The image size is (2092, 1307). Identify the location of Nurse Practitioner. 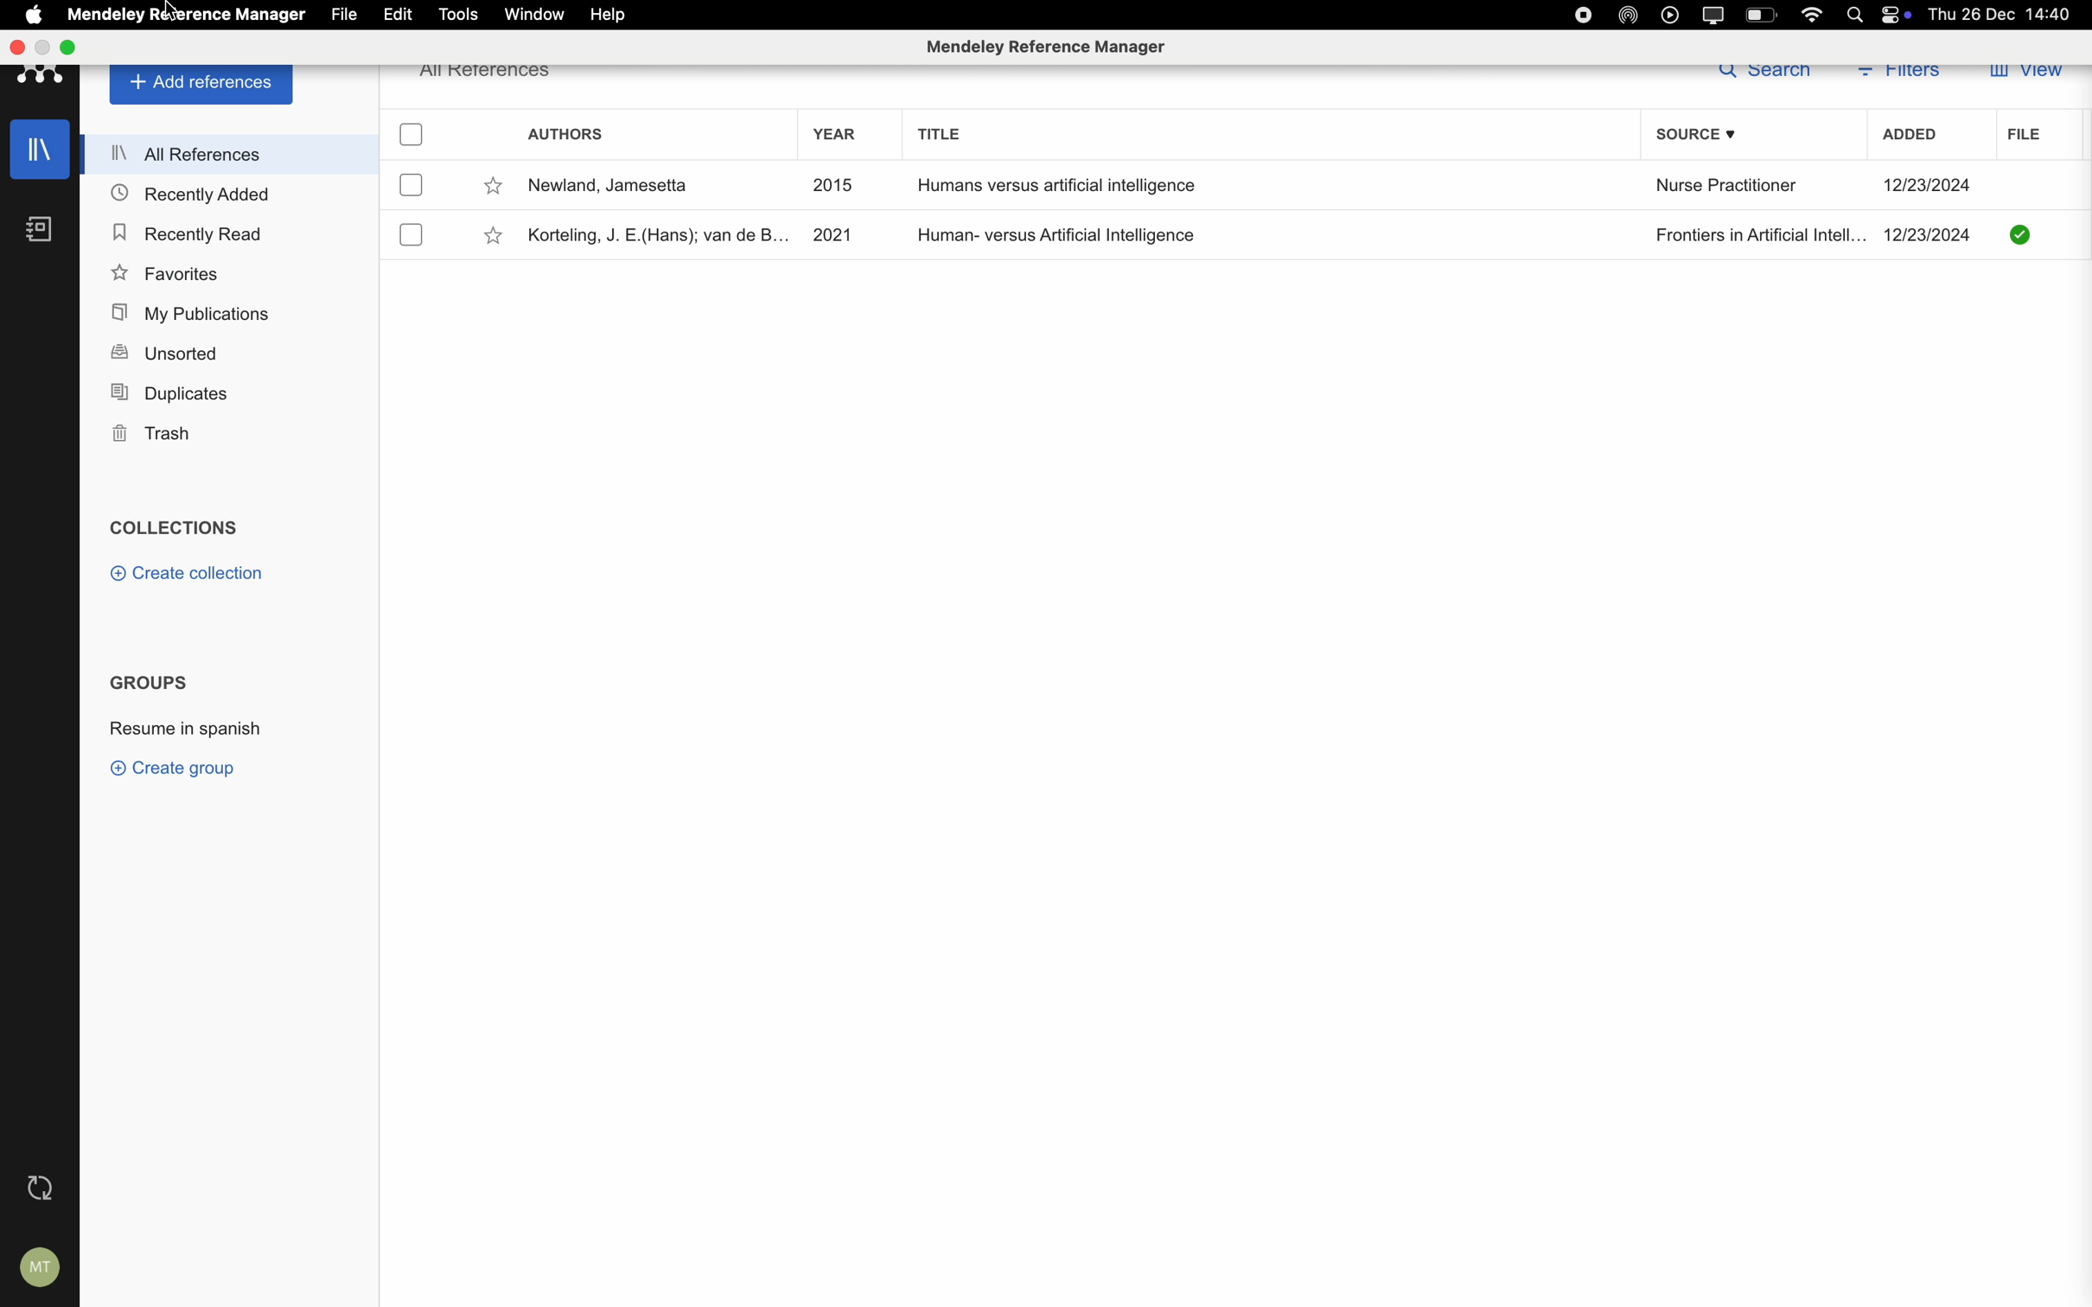
(1726, 187).